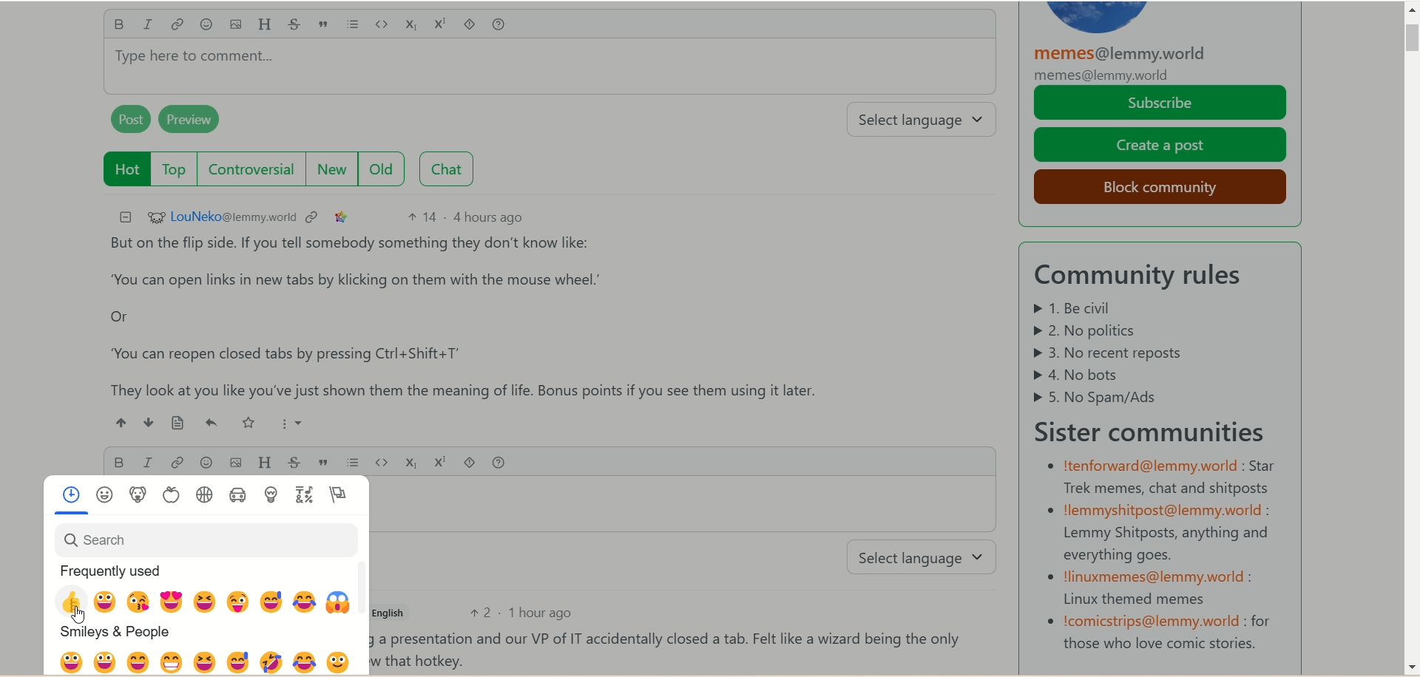  What do you see at coordinates (356, 25) in the screenshot?
I see `list` at bounding box center [356, 25].